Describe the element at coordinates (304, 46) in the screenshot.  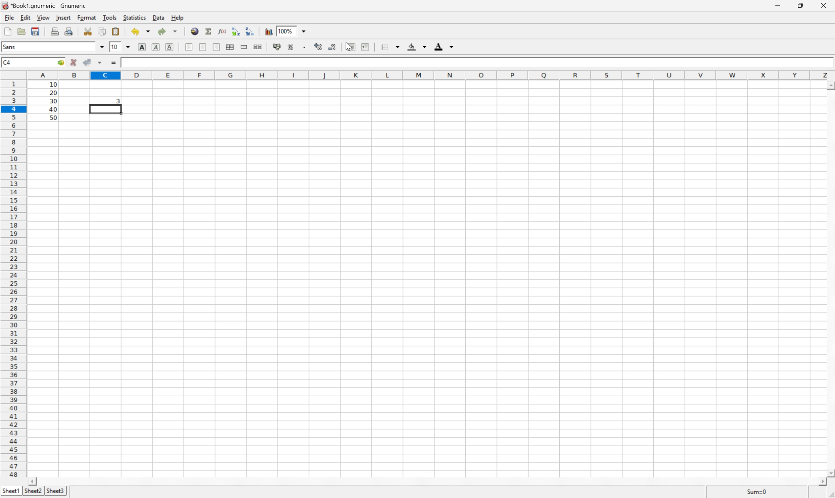
I see `Set the format of the selected cells to include a thousands separator` at that location.